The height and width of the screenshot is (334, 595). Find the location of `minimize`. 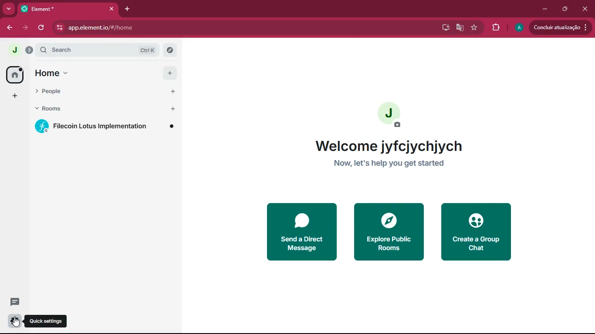

minimize is located at coordinates (546, 9).